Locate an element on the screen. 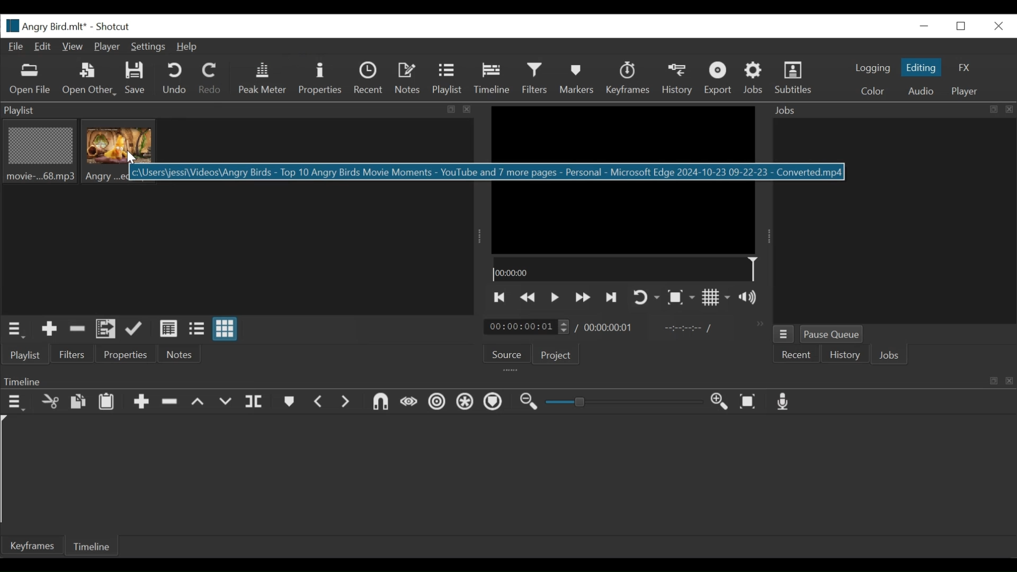 The image size is (1017, 572). Add the Source to the playlist is located at coordinates (50, 330).